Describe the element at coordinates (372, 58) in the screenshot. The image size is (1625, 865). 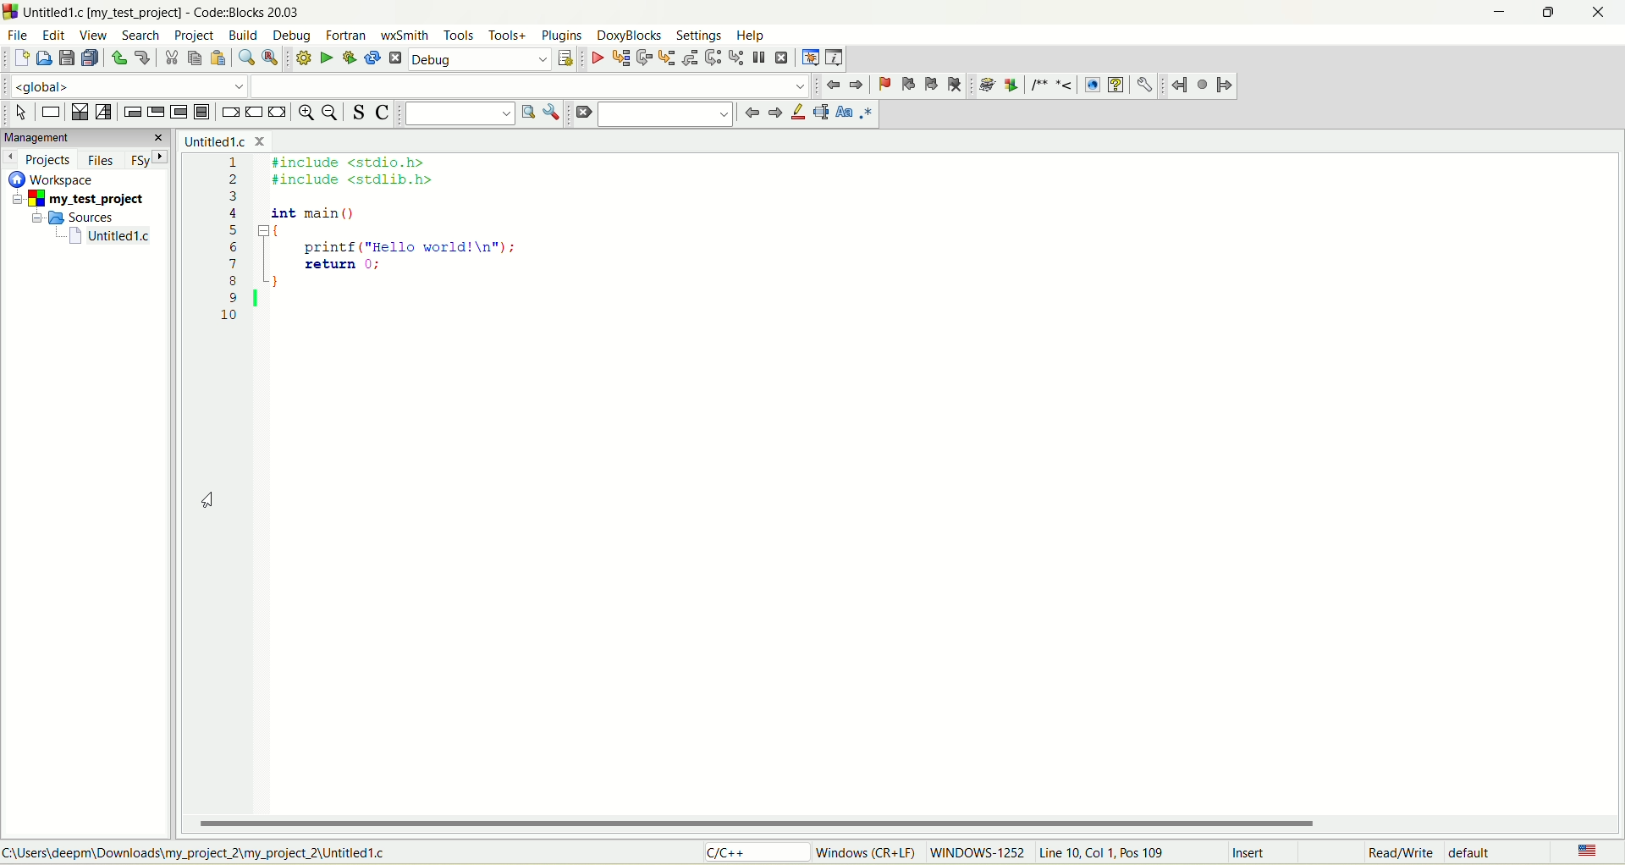
I see `rebuild` at that location.